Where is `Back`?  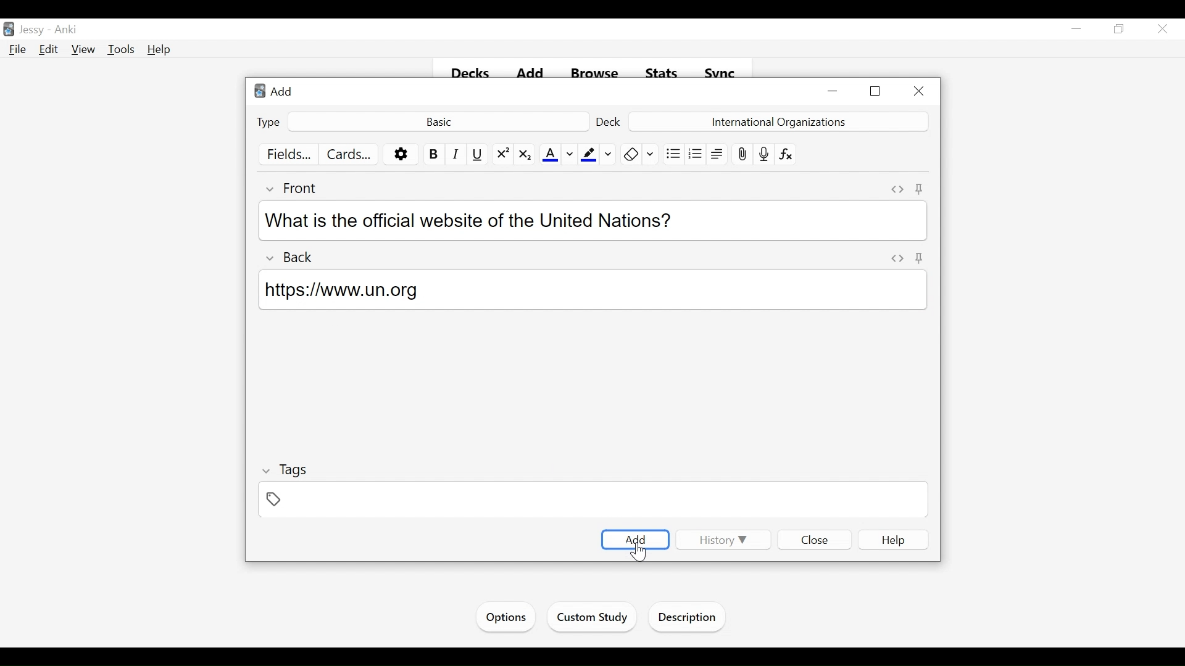
Back is located at coordinates (290, 258).